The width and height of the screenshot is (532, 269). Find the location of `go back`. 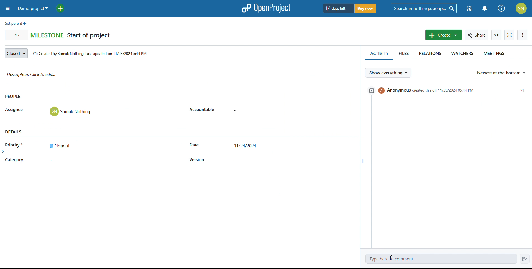

go back is located at coordinates (17, 35).